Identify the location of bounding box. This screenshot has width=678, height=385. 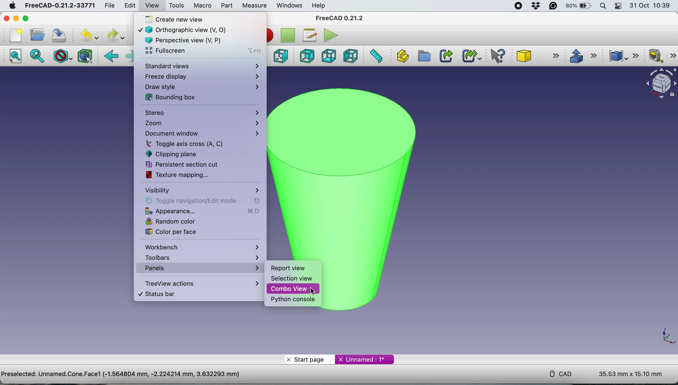
(84, 56).